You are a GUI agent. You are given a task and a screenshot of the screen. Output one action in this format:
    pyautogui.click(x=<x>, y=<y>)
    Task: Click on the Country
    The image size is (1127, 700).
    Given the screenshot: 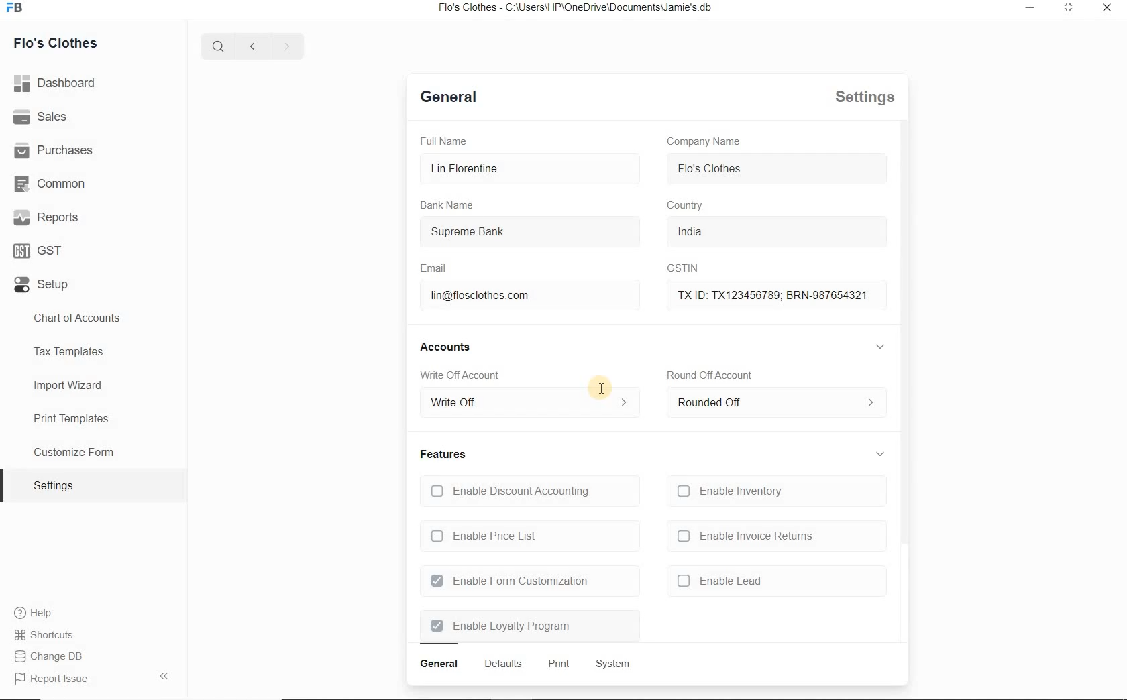 What is the action you would take?
    pyautogui.click(x=686, y=205)
    